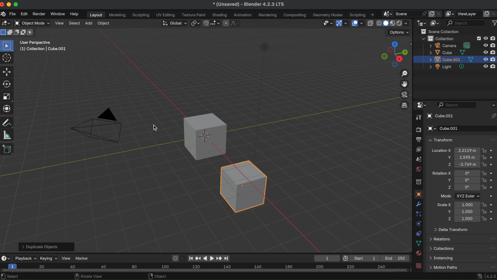 This screenshot has height=280, width=497. Describe the element at coordinates (486, 45) in the screenshot. I see `hide in viewport` at that location.